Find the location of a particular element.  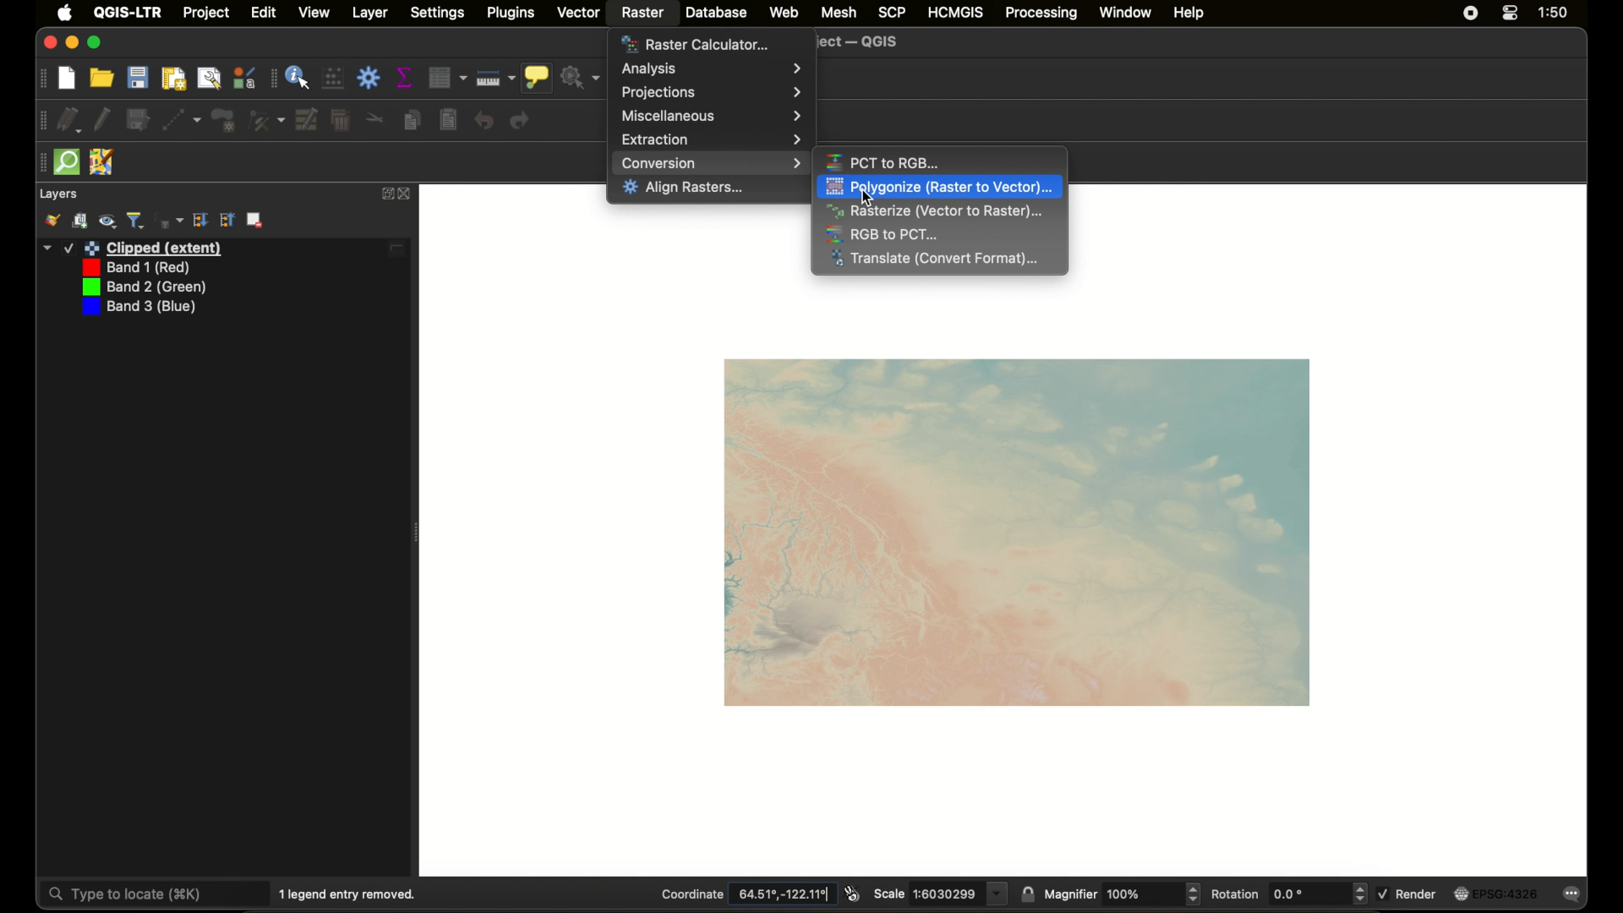

drag handke is located at coordinates (41, 120).